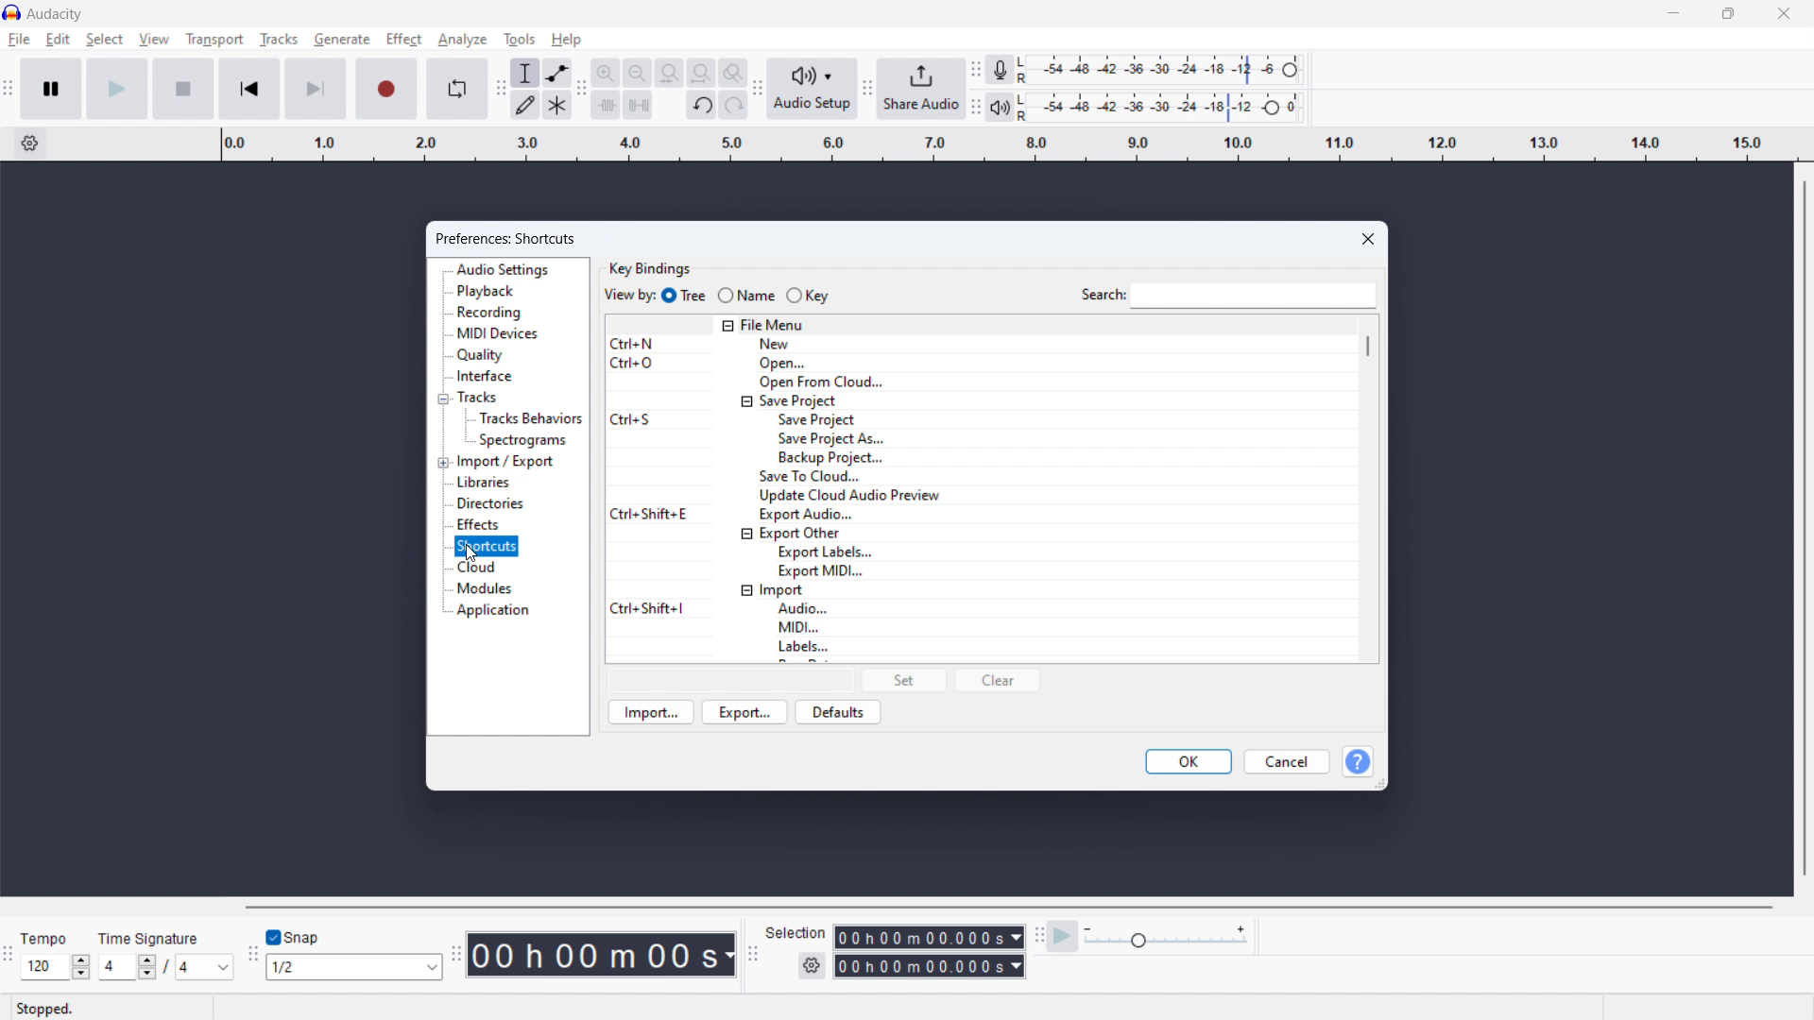 This screenshot has height=1020, width=1814. Describe the element at coordinates (531, 418) in the screenshot. I see `tracks behavior` at that location.